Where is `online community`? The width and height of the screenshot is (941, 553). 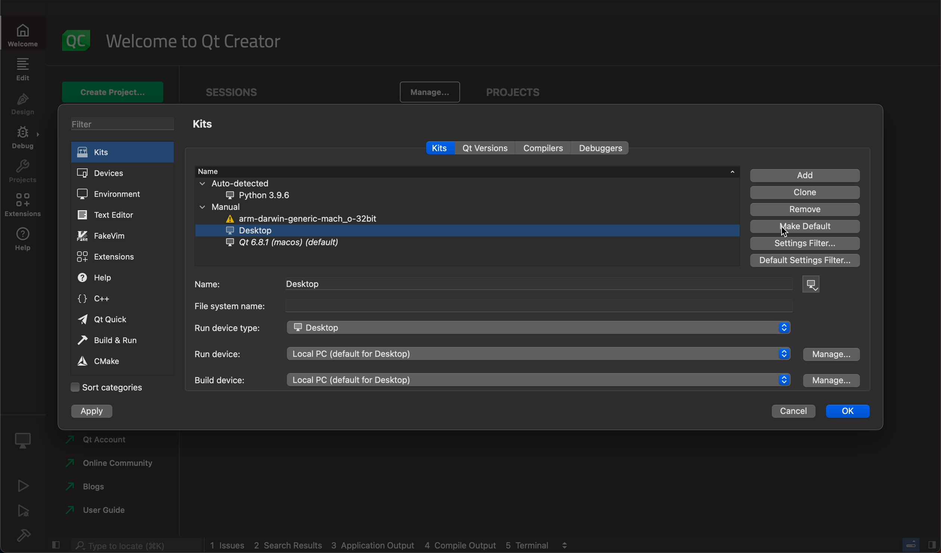
online community is located at coordinates (109, 465).